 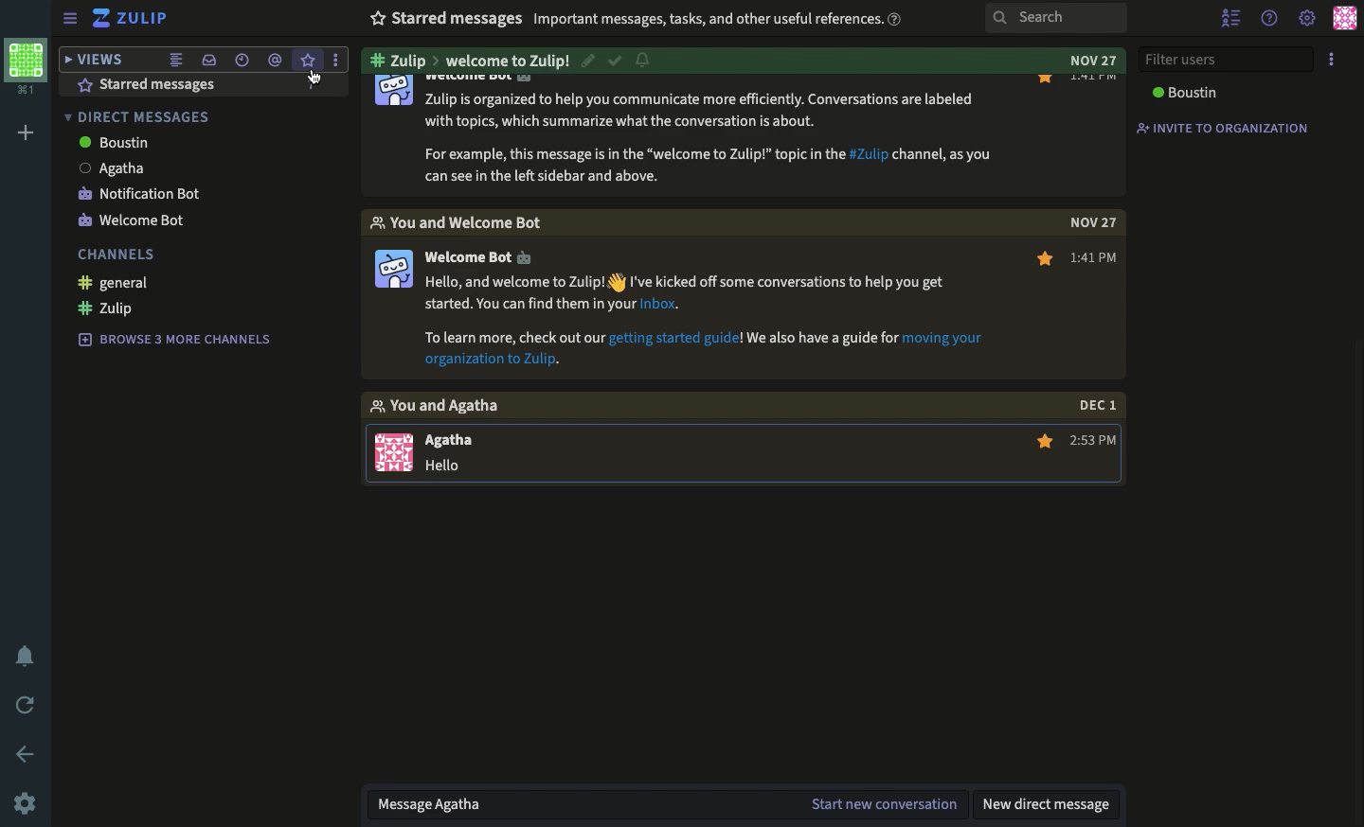 What do you see at coordinates (108, 169) in the screenshot?
I see `agatha` at bounding box center [108, 169].